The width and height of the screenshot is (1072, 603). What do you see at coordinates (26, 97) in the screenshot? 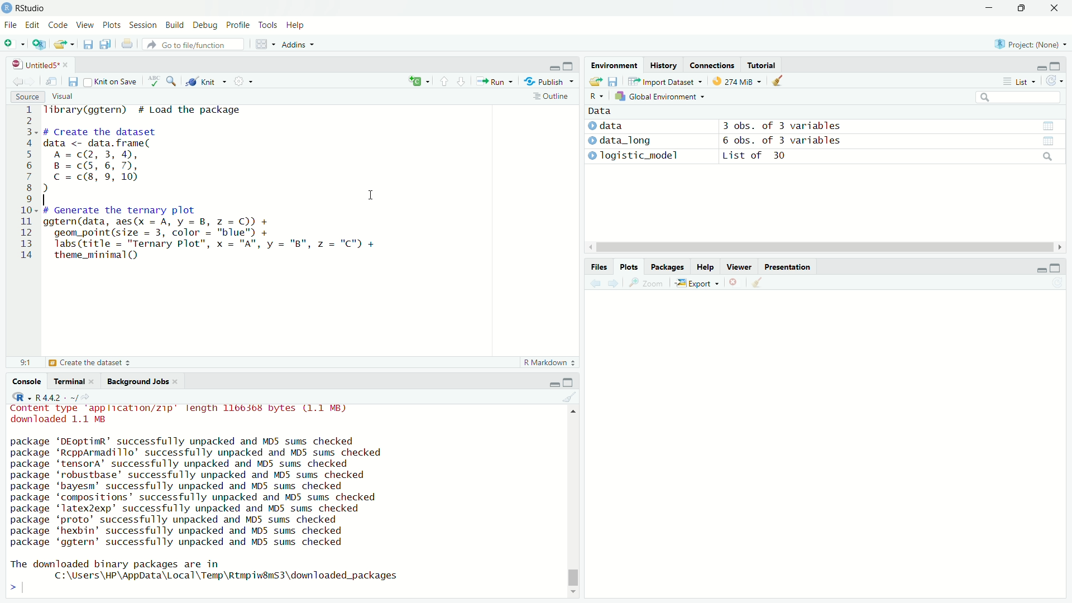
I see `Source` at bounding box center [26, 97].